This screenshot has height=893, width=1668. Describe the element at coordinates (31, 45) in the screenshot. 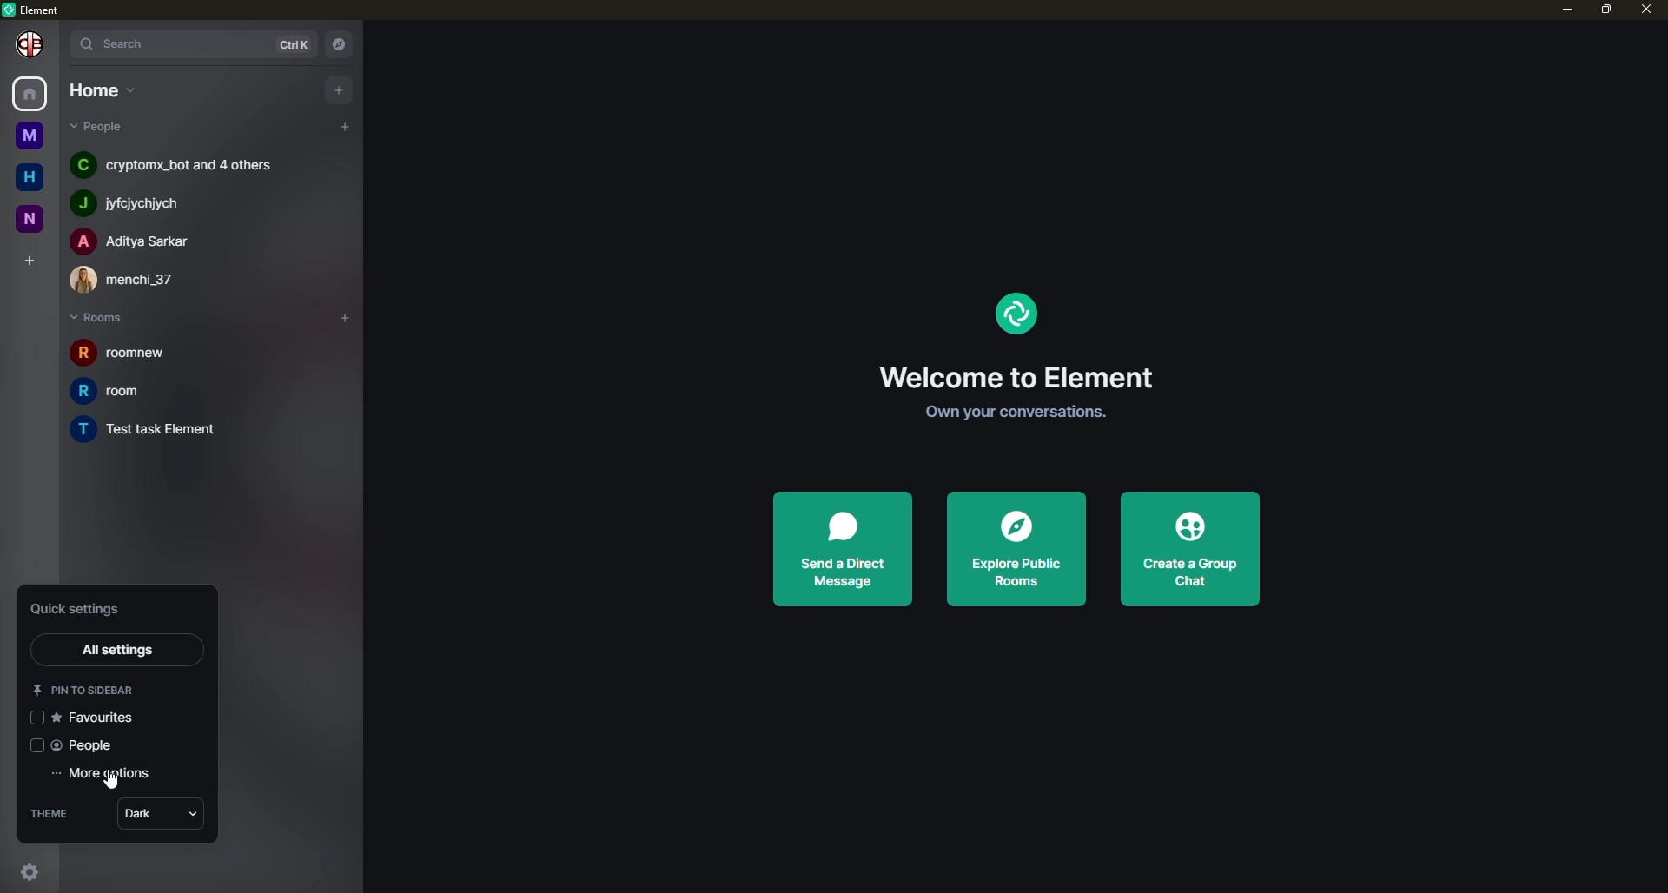

I see `` at that location.